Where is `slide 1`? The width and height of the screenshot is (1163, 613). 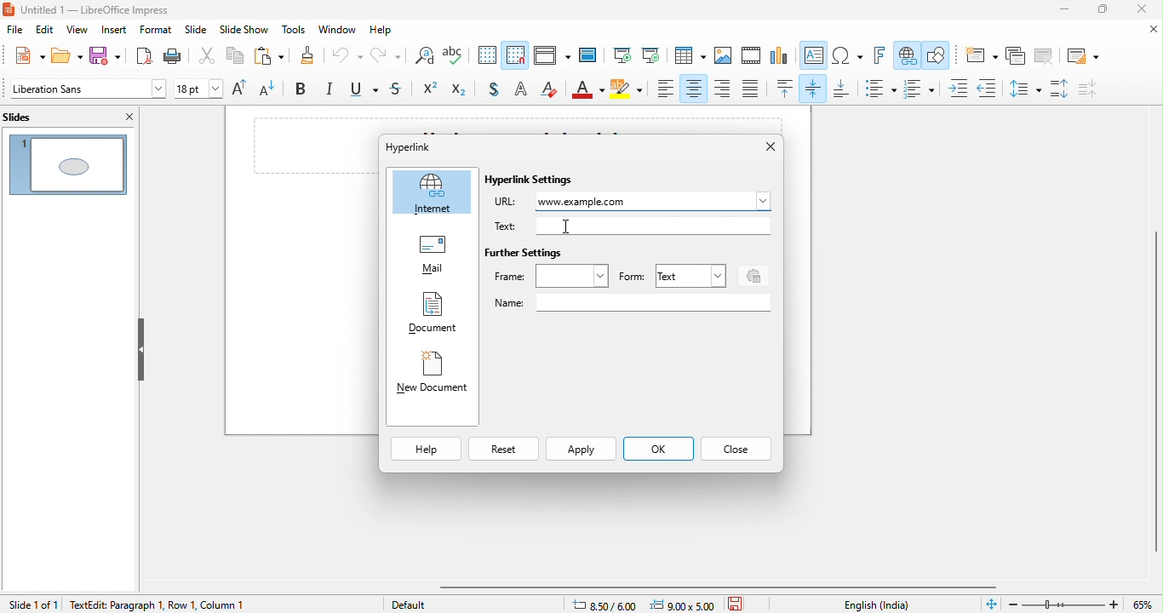
slide 1 is located at coordinates (68, 163).